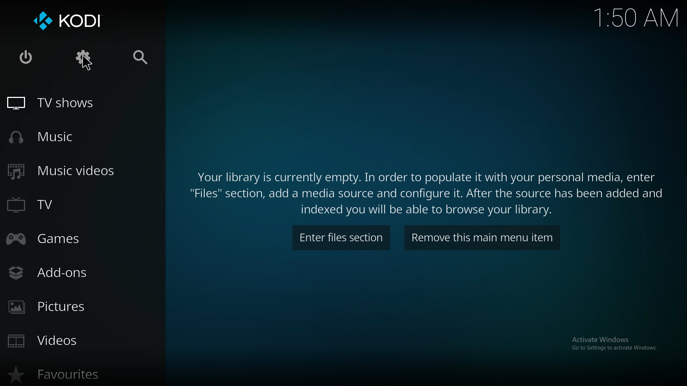 Image resolution: width=687 pixels, height=386 pixels. I want to click on close, so click(25, 56).